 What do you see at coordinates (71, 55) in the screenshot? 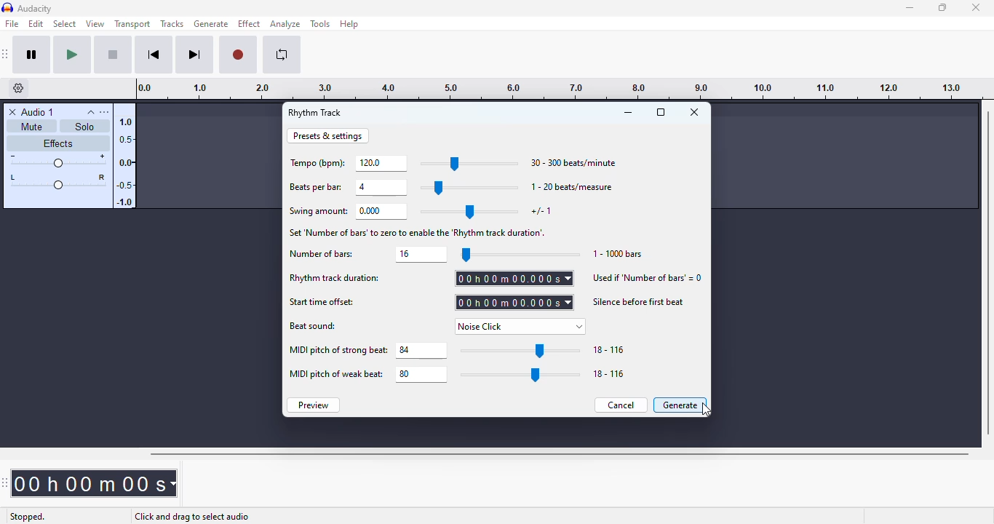
I see `play` at bounding box center [71, 55].